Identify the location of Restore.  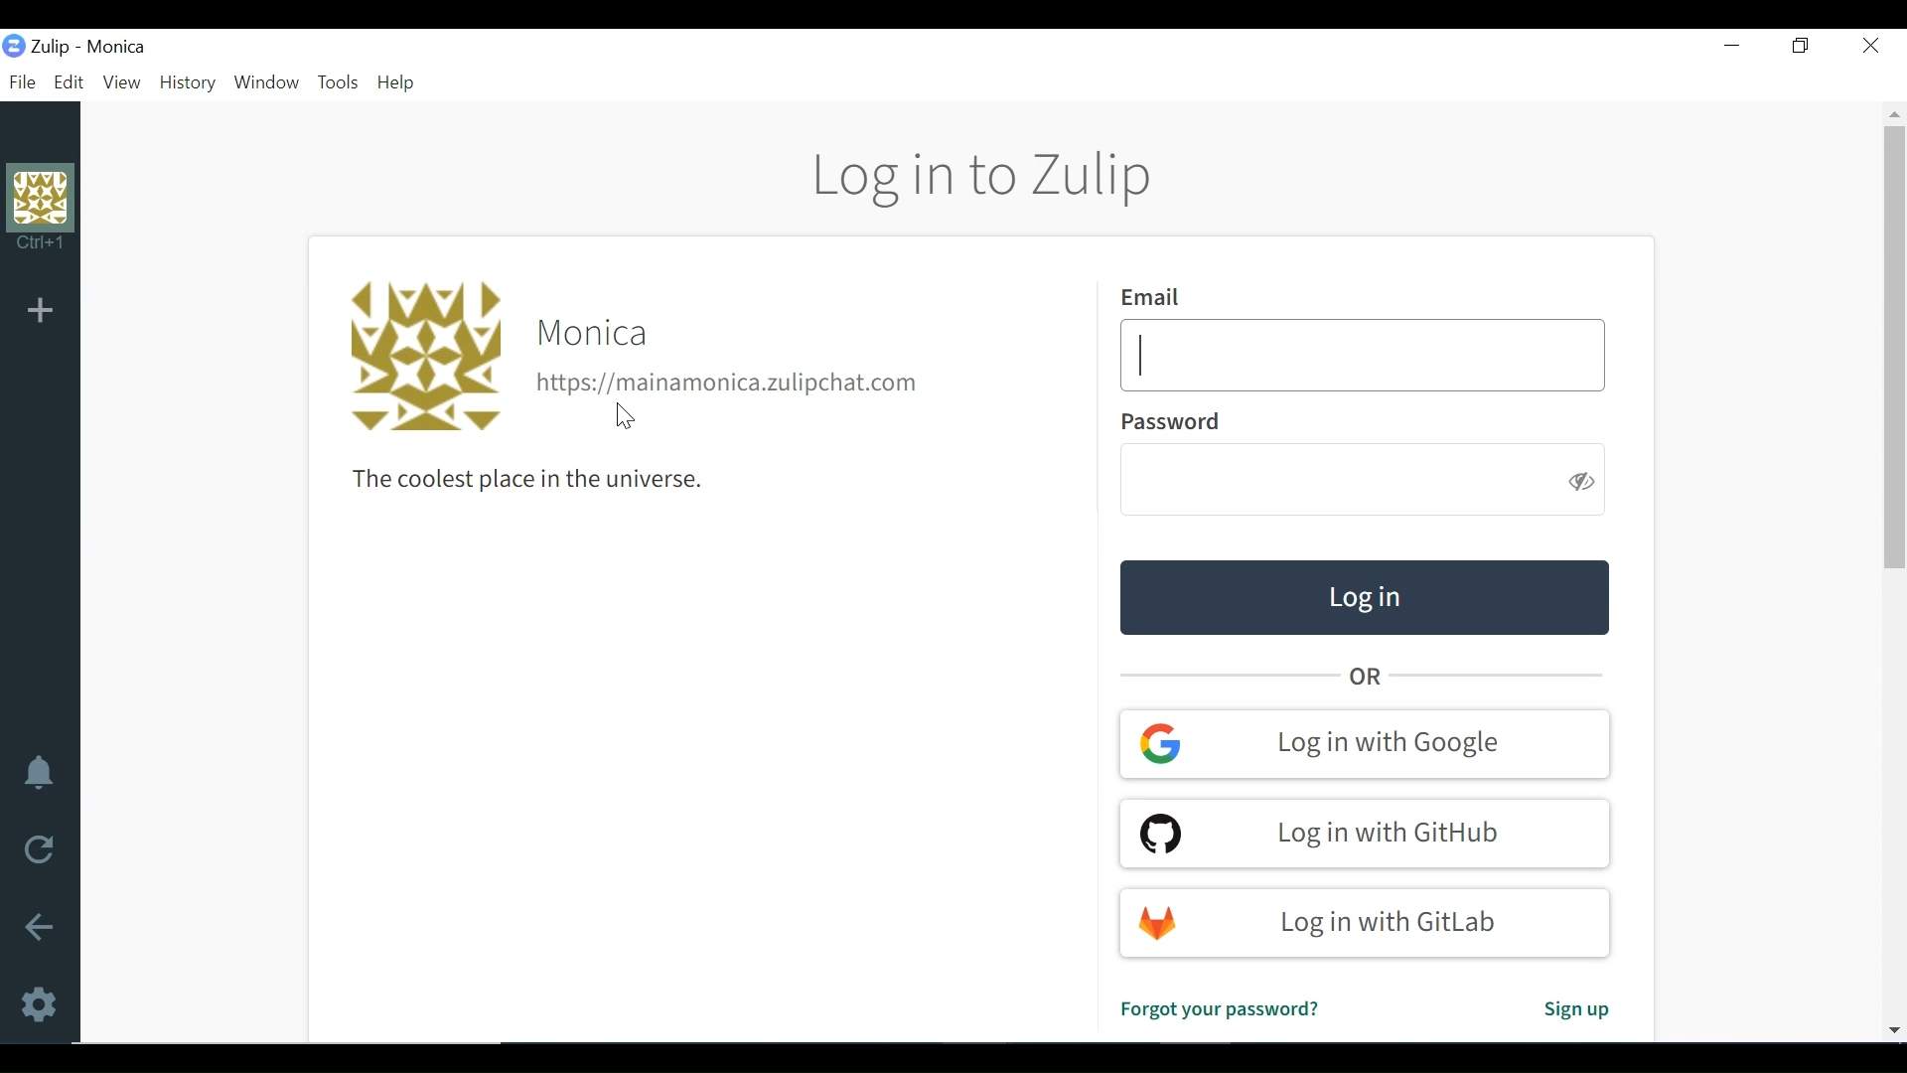
(1799, 45).